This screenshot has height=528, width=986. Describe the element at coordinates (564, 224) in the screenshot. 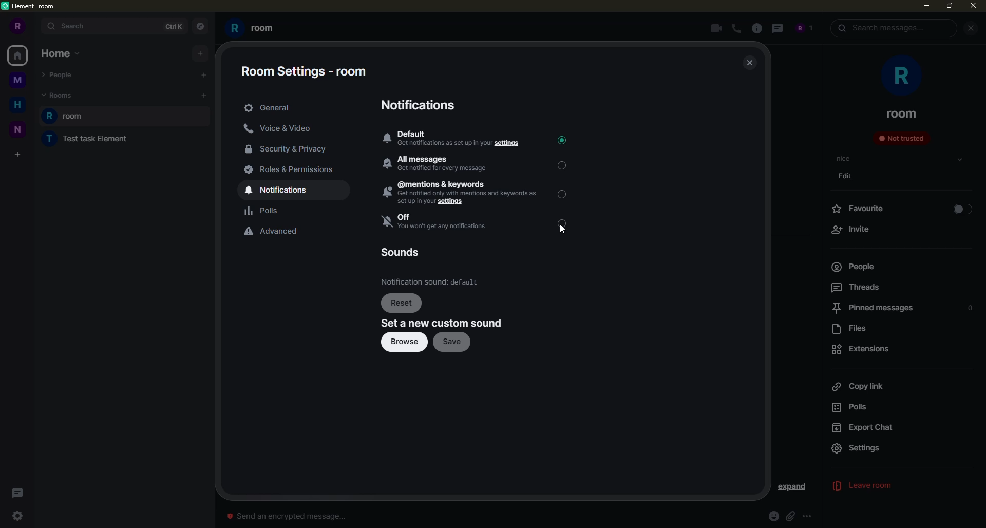

I see `click to select` at that location.